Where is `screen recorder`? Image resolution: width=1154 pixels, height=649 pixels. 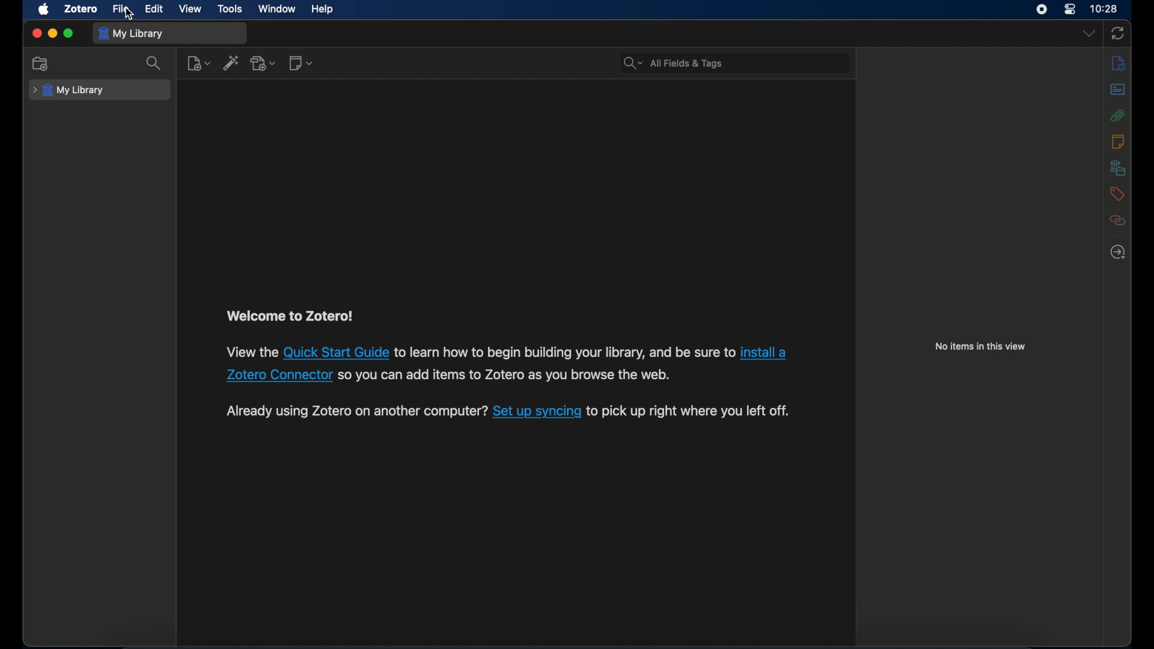 screen recorder is located at coordinates (1042, 9).